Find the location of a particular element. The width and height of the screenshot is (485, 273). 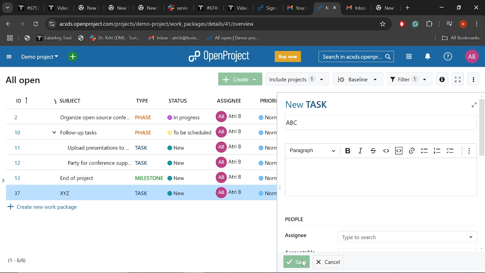

Open details view is located at coordinates (442, 78).